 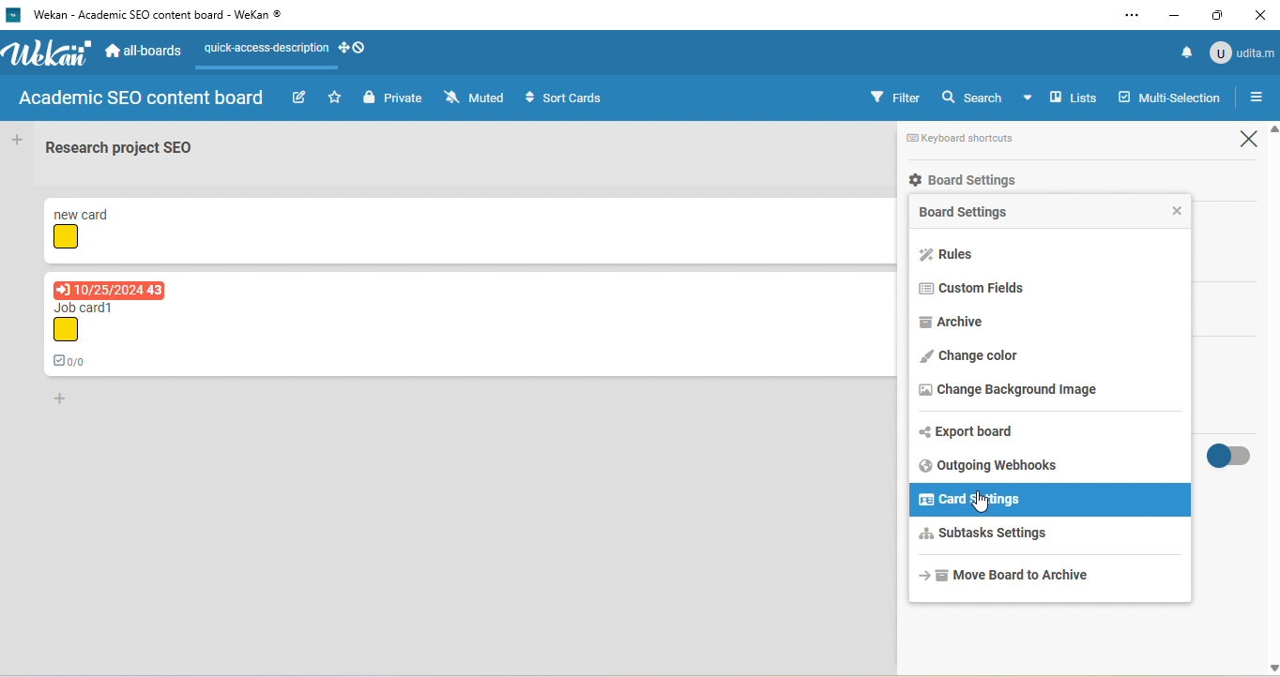 What do you see at coordinates (987, 100) in the screenshot?
I see `search` at bounding box center [987, 100].